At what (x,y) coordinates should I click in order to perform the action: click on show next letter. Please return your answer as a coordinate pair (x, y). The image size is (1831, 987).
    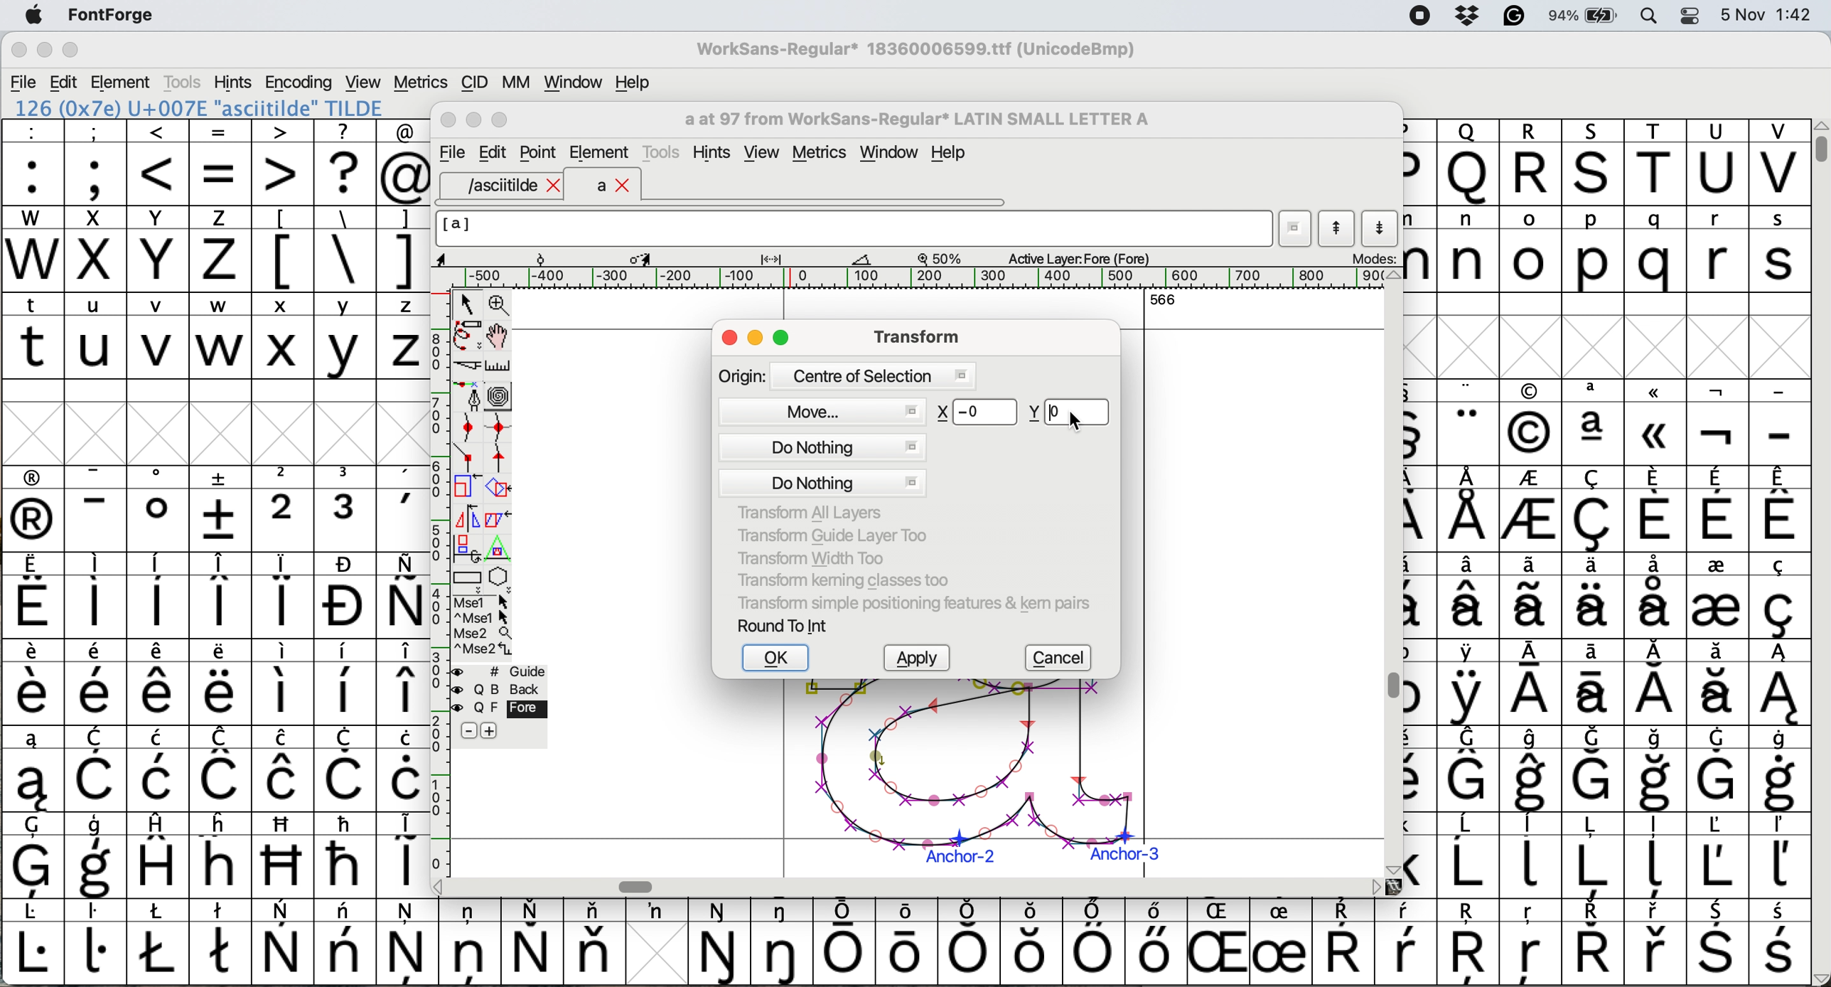
    Looking at the image, I should click on (1382, 228).